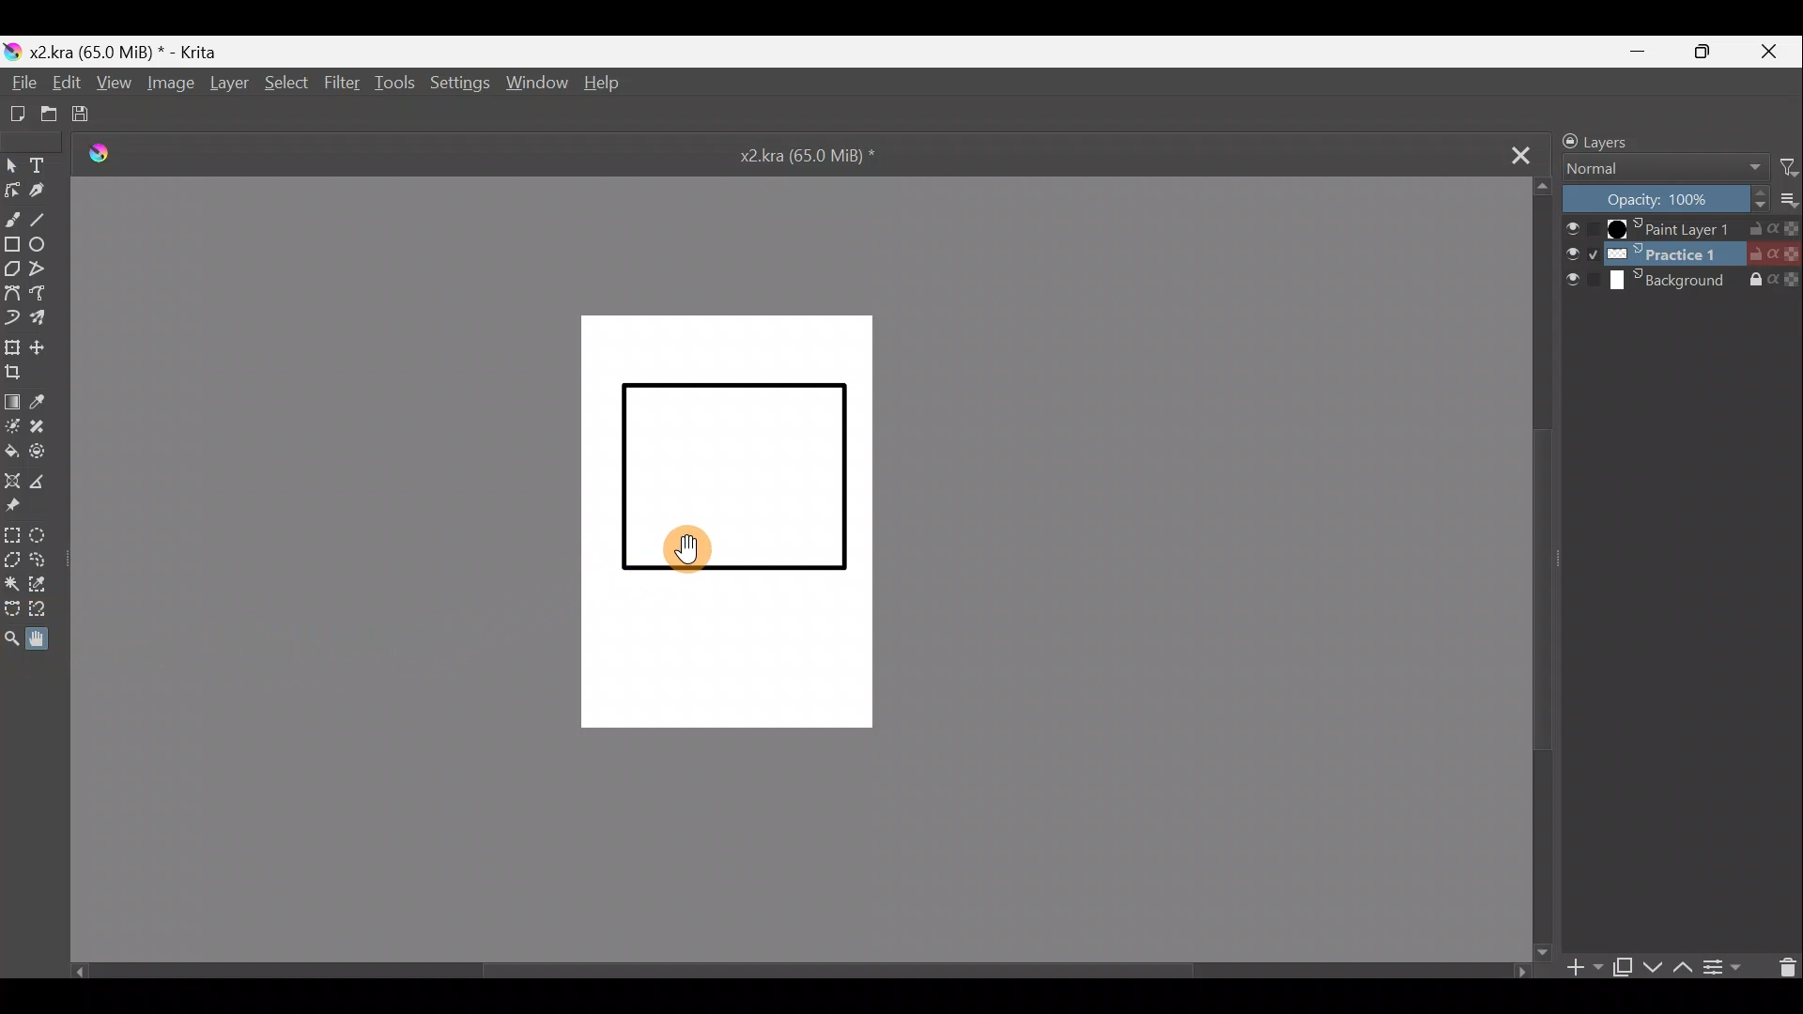 Image resolution: width=1803 pixels, height=1014 pixels. What do you see at coordinates (1650, 967) in the screenshot?
I see `Move layer/mask down` at bounding box center [1650, 967].